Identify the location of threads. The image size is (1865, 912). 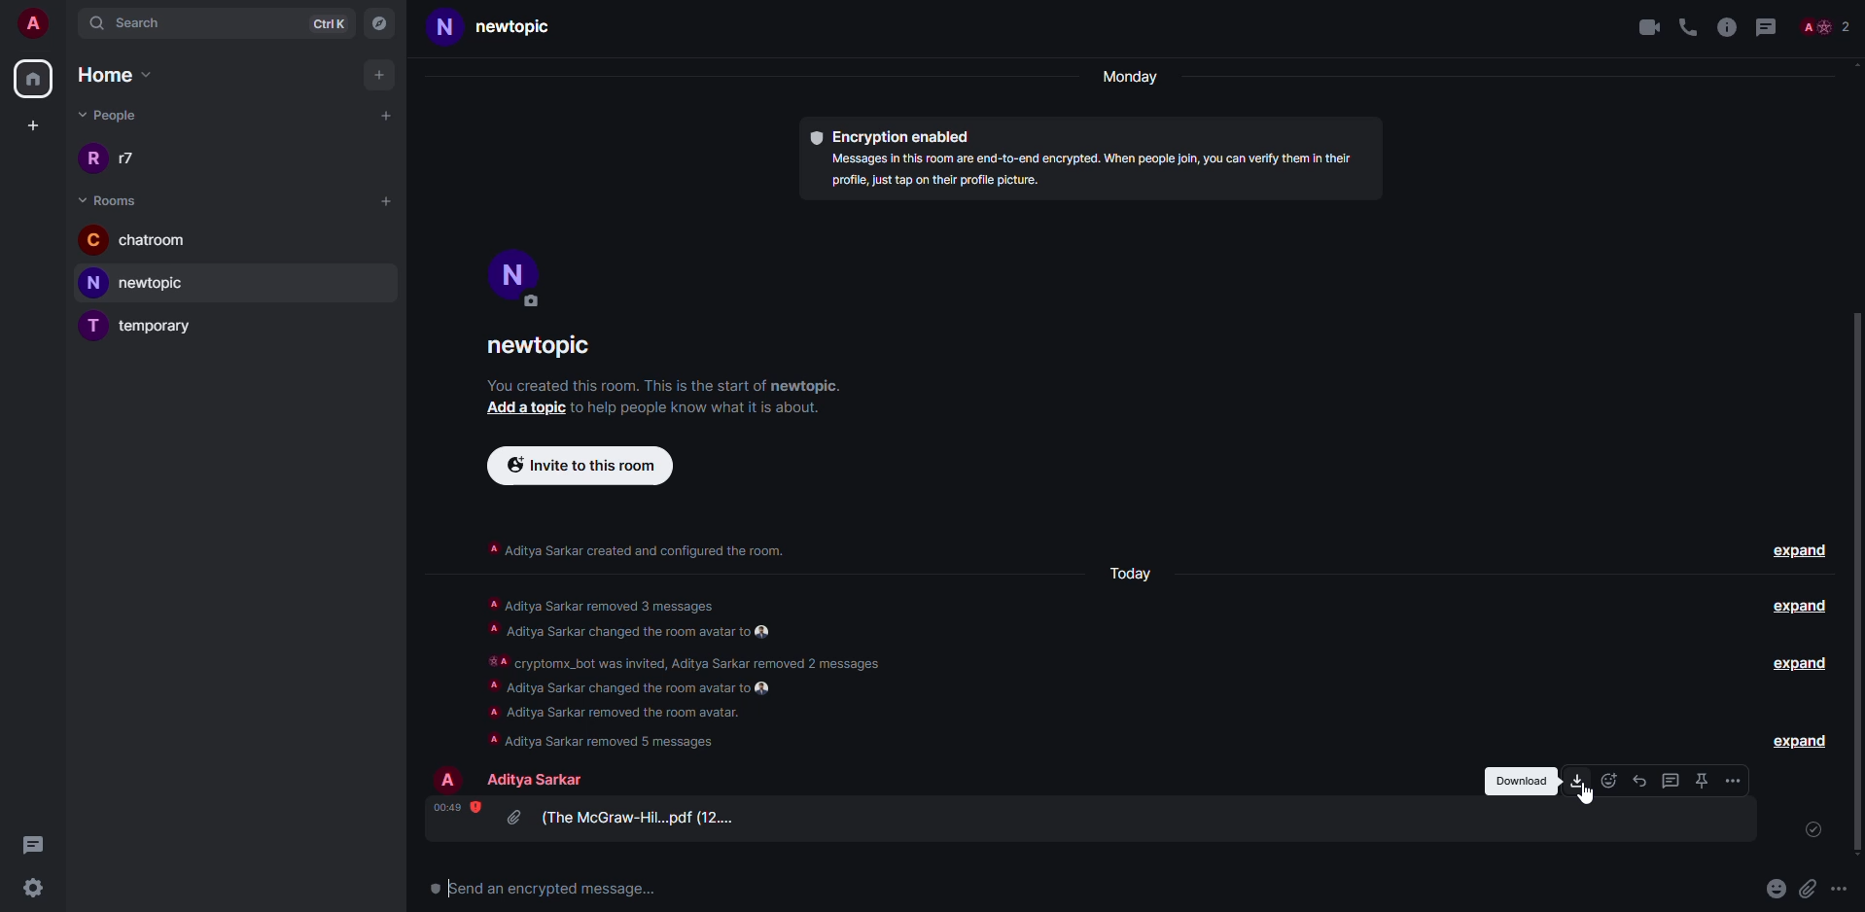
(30, 845).